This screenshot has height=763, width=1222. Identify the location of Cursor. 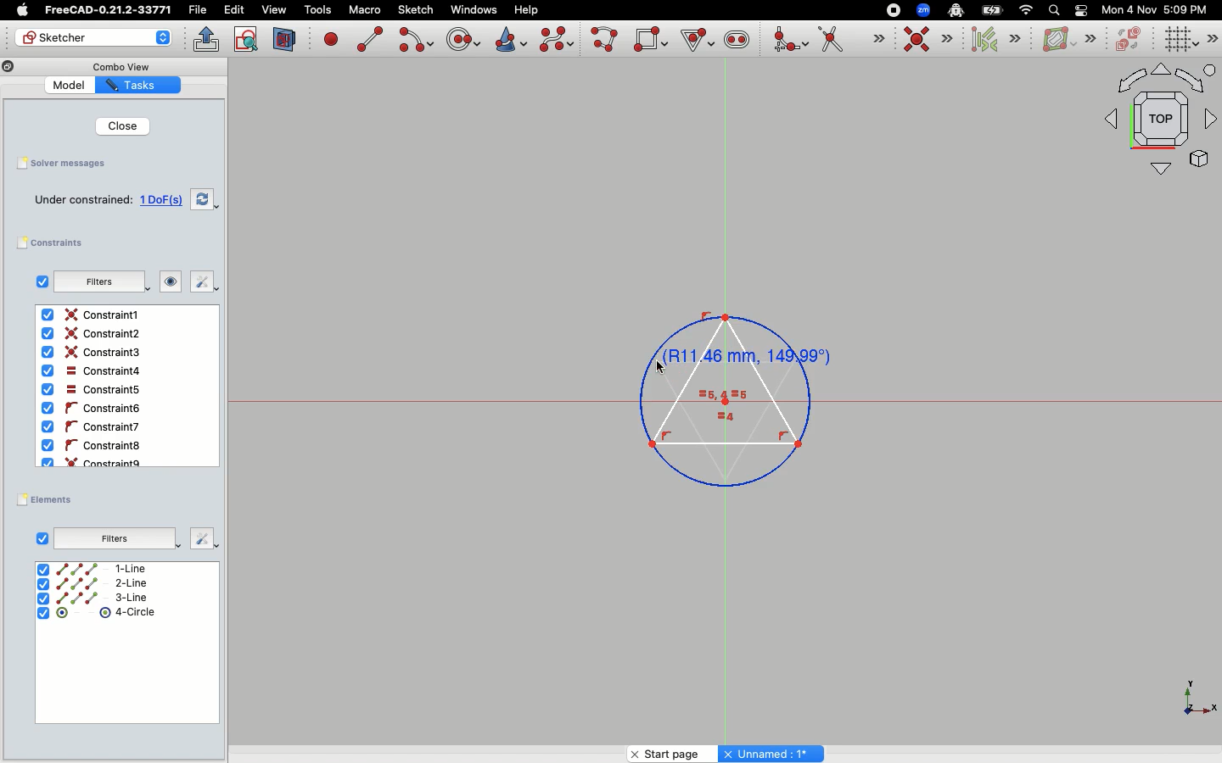
(665, 364).